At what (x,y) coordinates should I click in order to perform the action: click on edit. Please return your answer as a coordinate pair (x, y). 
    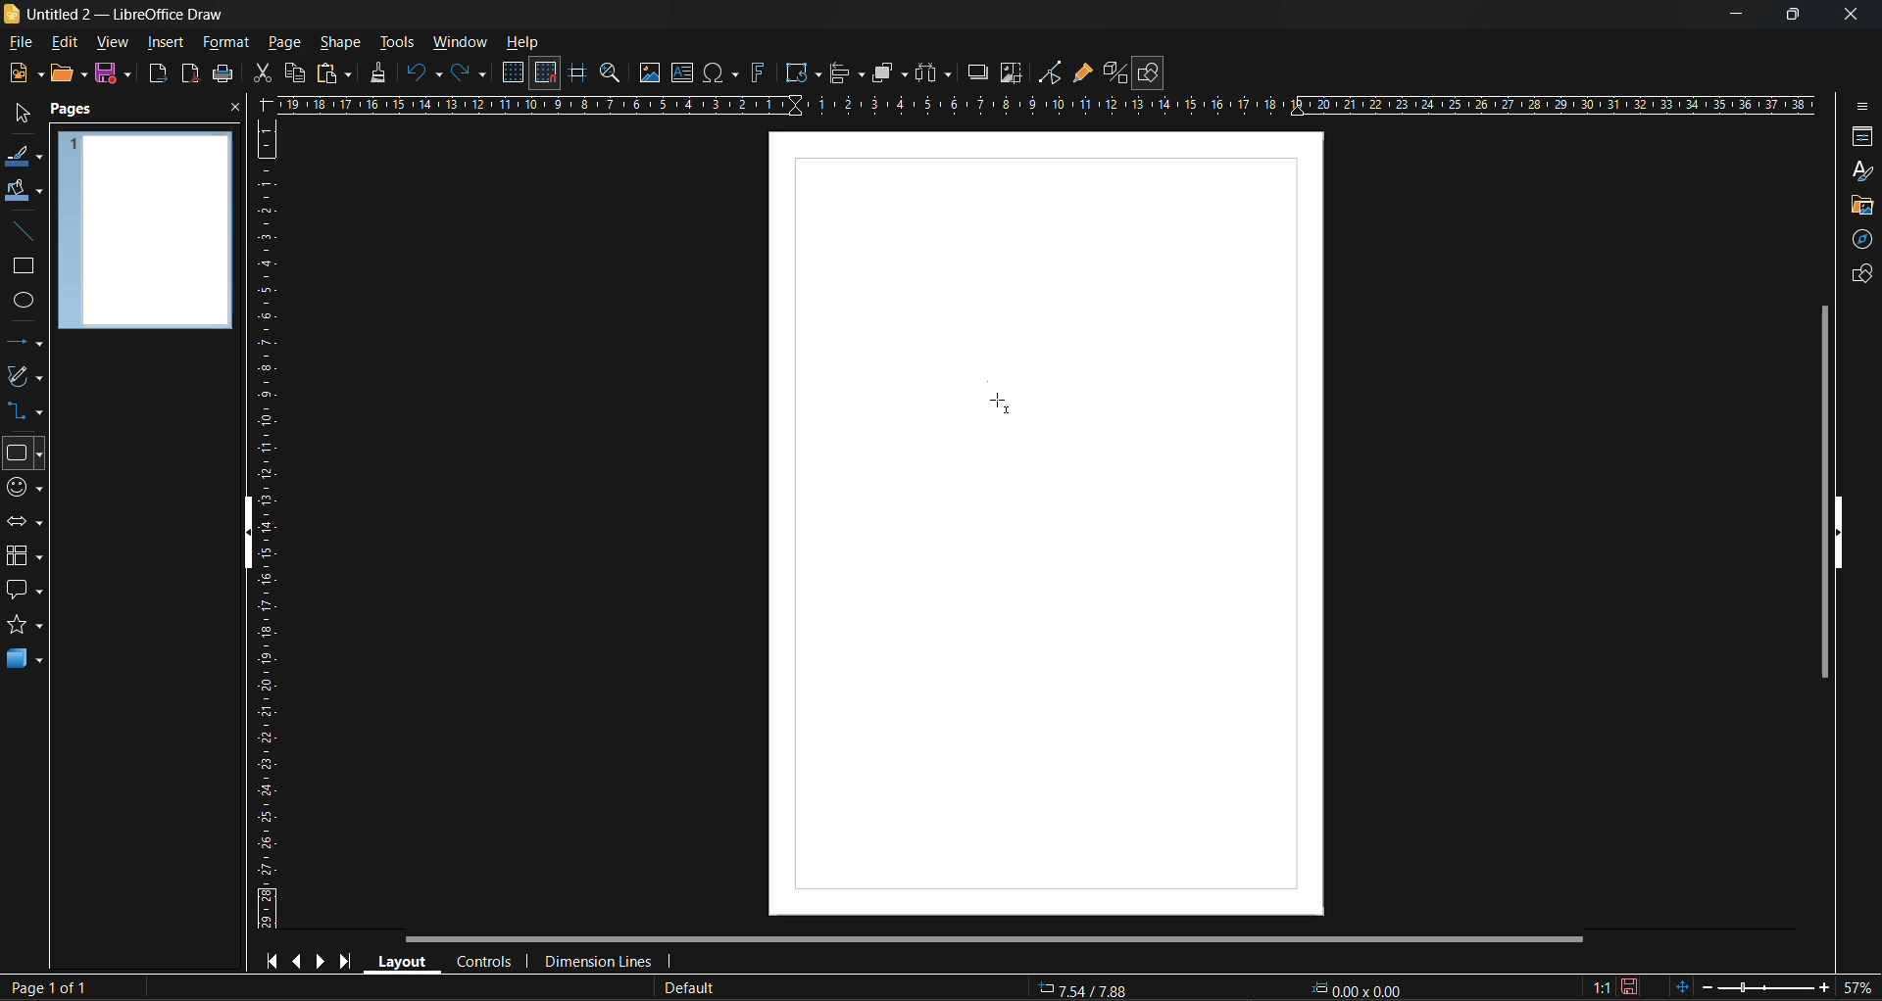
    Looking at the image, I should click on (69, 43).